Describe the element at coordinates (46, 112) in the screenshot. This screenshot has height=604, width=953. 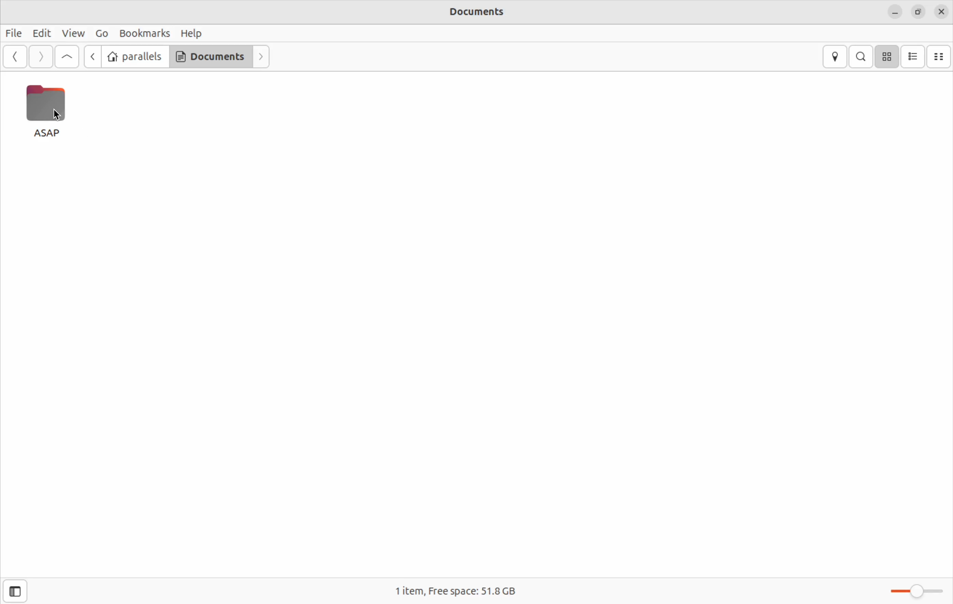
I see `ASAP` at that location.